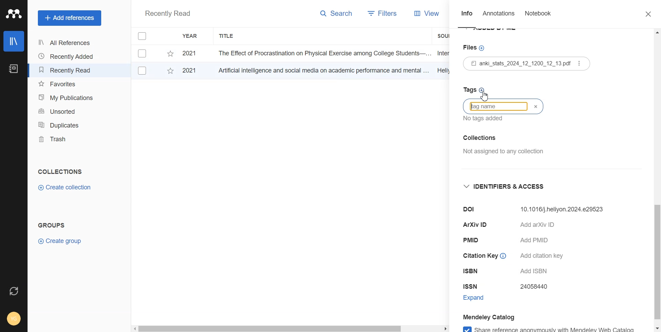 Image resolution: width=661 pixels, height=332 pixels. Describe the element at coordinates (67, 139) in the screenshot. I see `Trash` at that location.